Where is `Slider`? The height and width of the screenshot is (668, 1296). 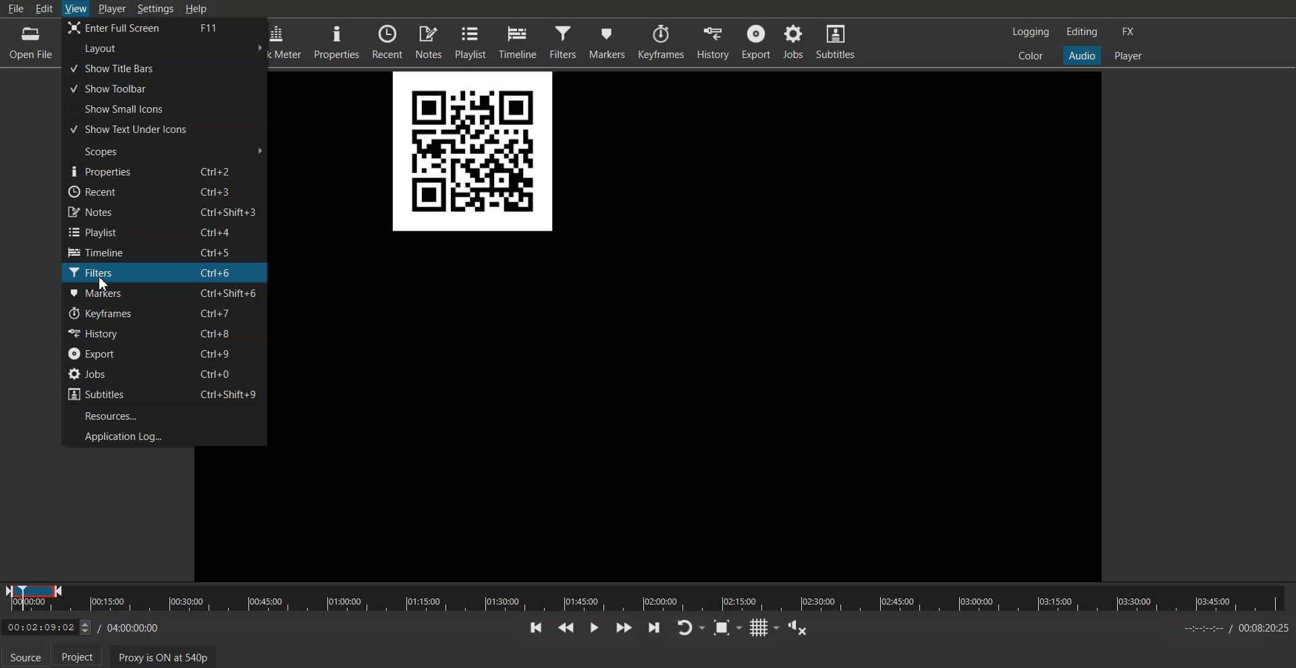
Slider is located at coordinates (648, 597).